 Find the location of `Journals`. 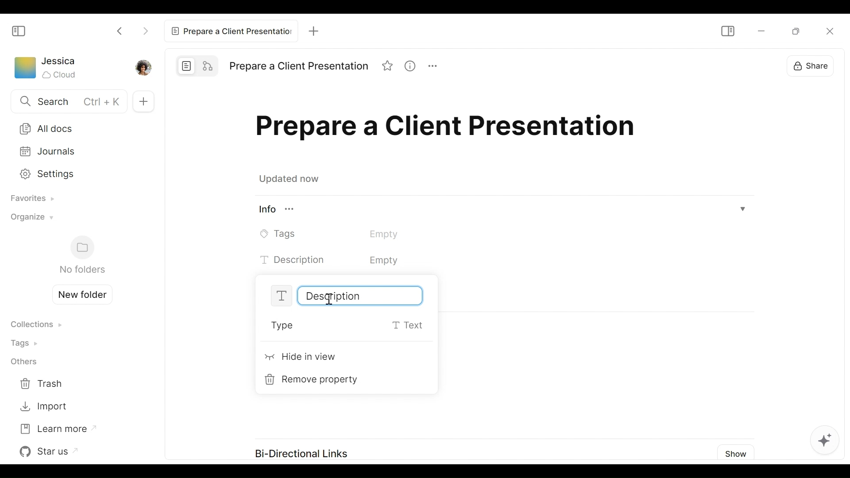

Journals is located at coordinates (76, 151).